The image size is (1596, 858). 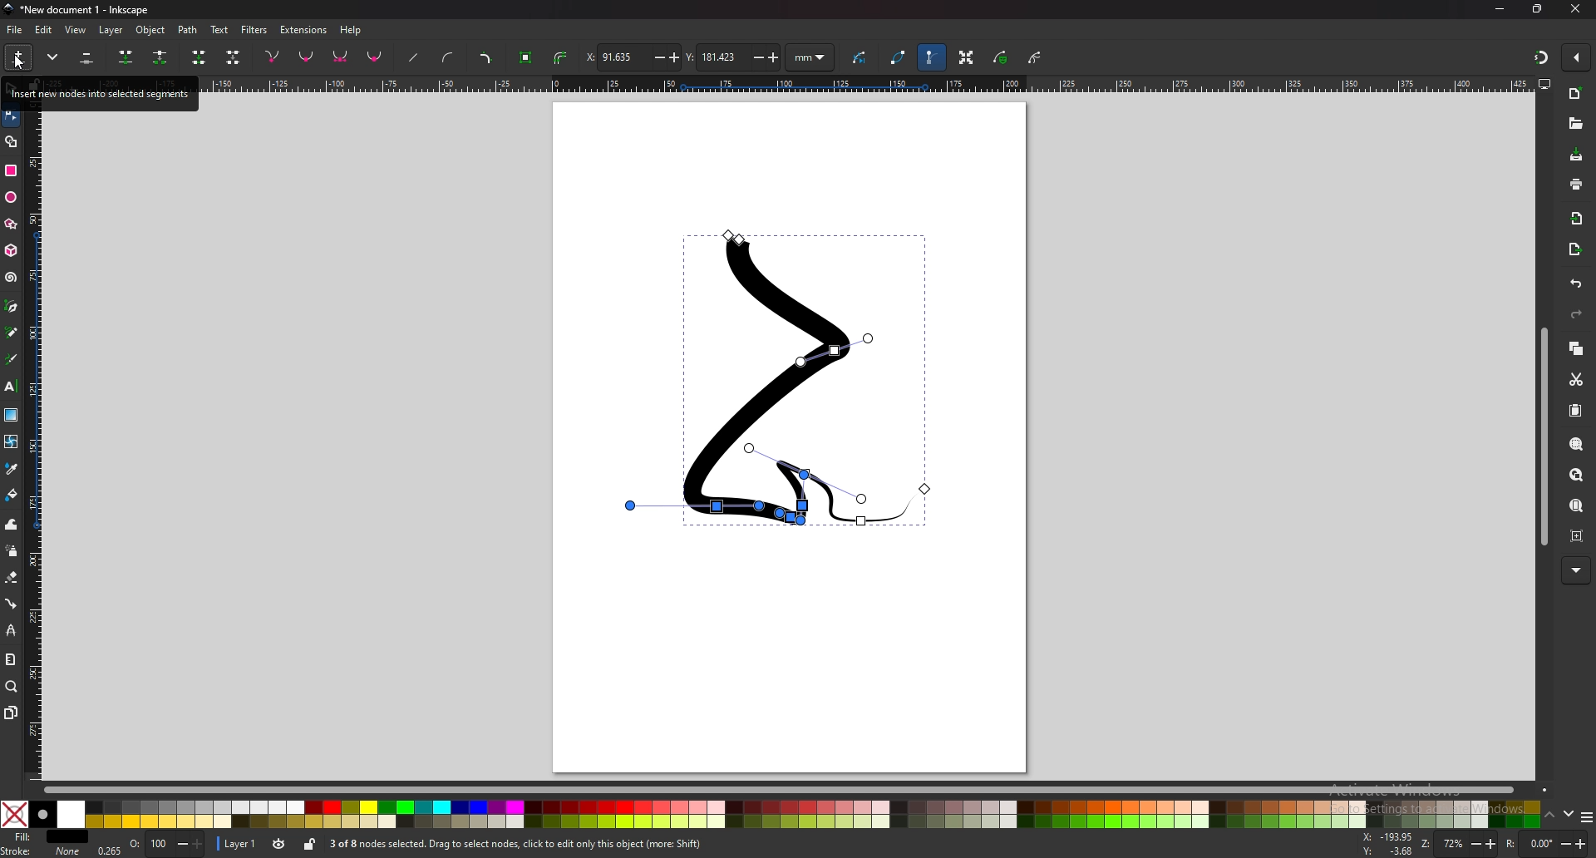 What do you see at coordinates (303, 30) in the screenshot?
I see `extensions` at bounding box center [303, 30].